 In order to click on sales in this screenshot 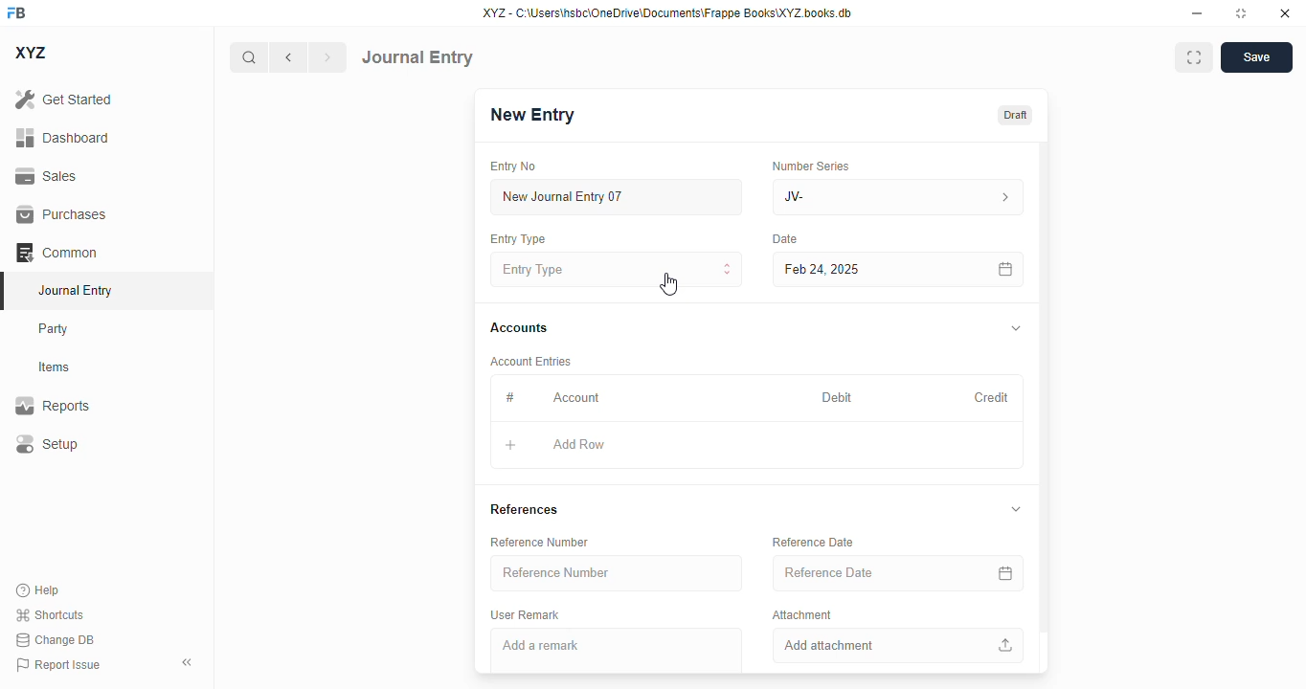, I will do `click(46, 176)`.